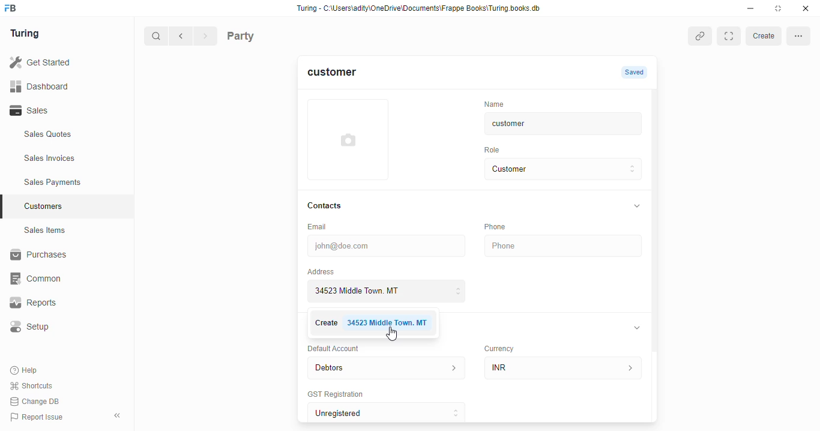 This screenshot has height=431, width=820. What do you see at coordinates (328, 205) in the screenshot?
I see `Contacts` at bounding box center [328, 205].